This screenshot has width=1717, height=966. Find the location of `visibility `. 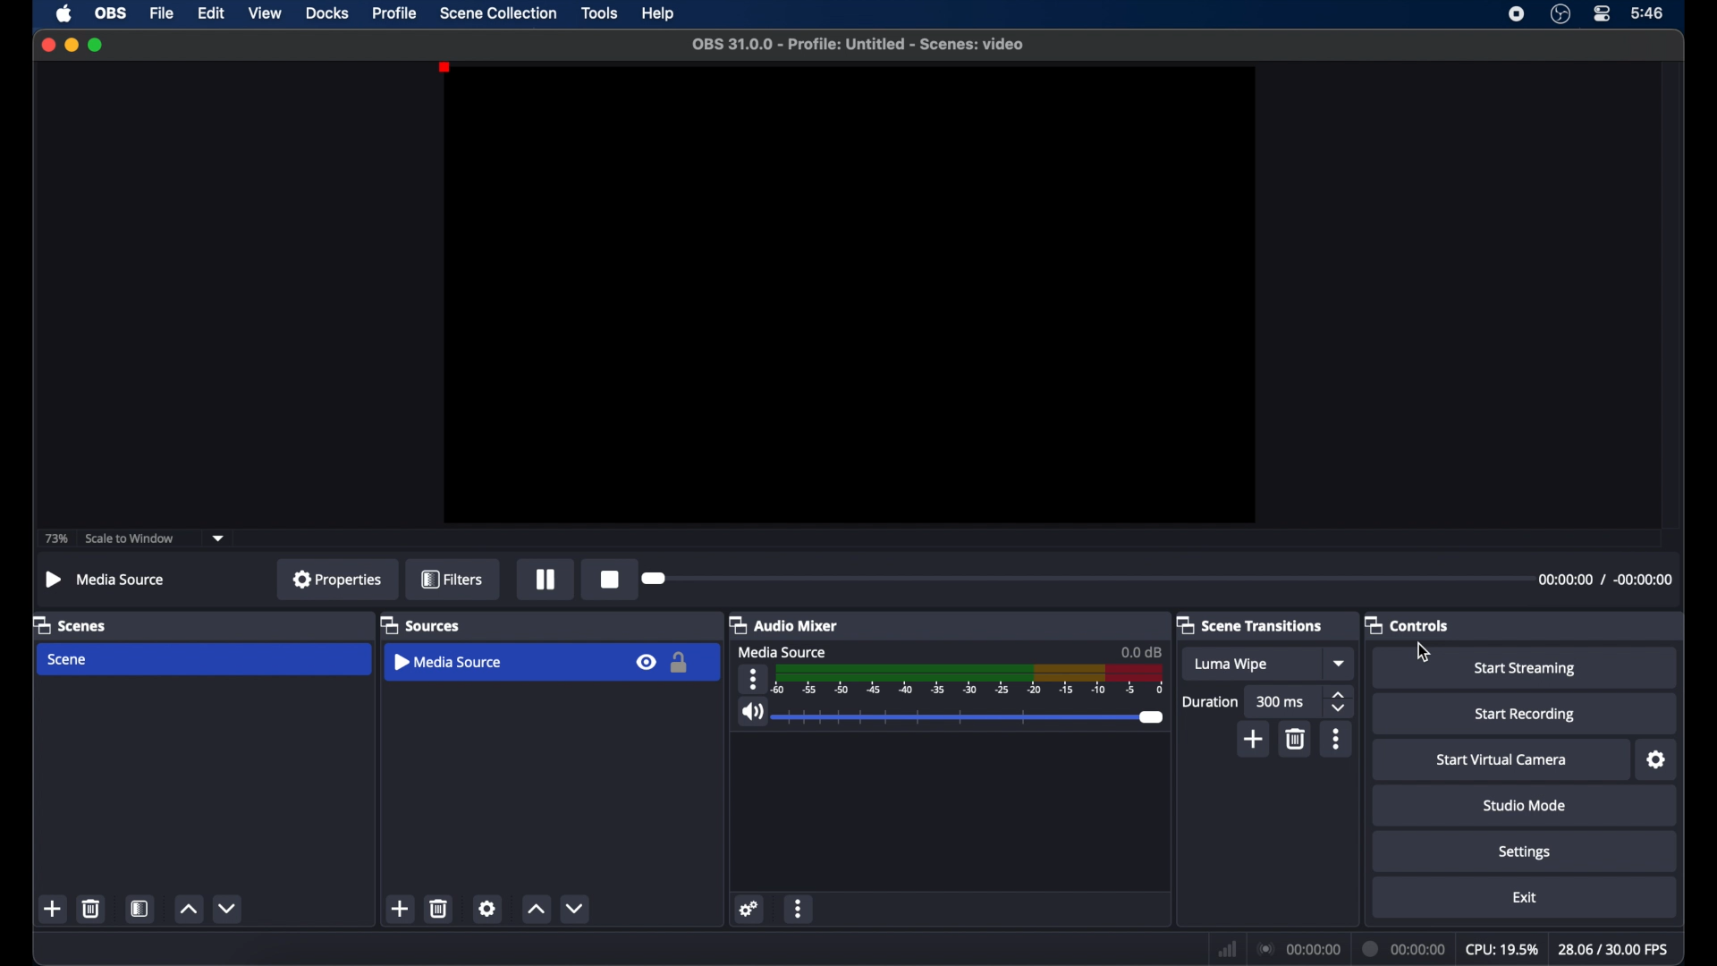

visibility  is located at coordinates (645, 663).